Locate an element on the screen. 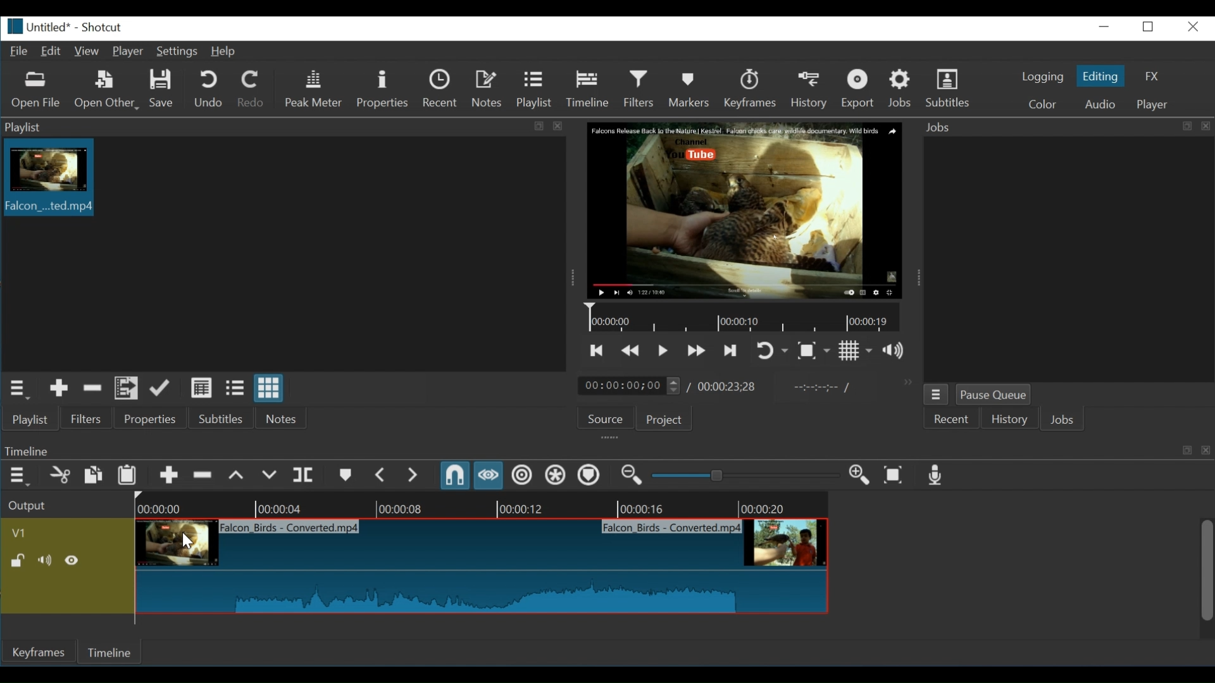 This screenshot has height=683, width=1215. Toggle play or pause is located at coordinates (663, 351).